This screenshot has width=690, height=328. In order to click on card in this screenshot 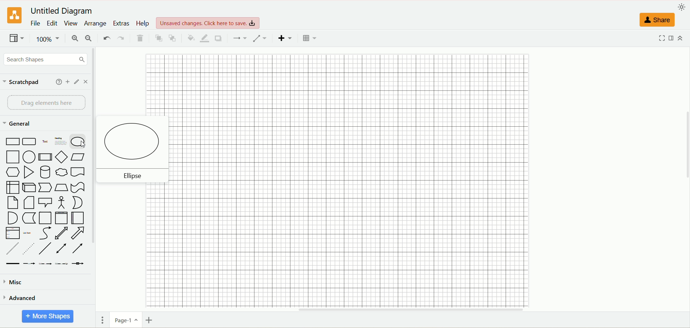, I will do `click(28, 203)`.